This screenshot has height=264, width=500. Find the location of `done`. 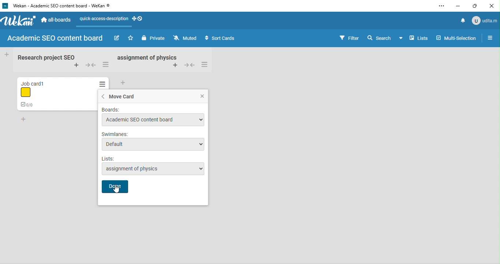

done is located at coordinates (115, 187).